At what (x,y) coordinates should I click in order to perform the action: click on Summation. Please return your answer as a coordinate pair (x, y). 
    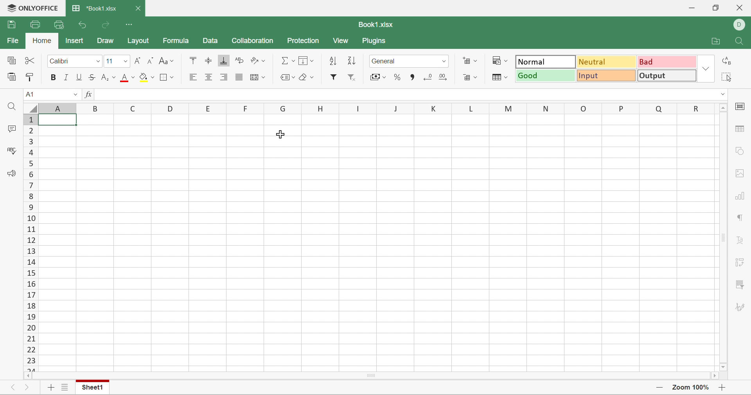
    Looking at the image, I should click on (287, 61).